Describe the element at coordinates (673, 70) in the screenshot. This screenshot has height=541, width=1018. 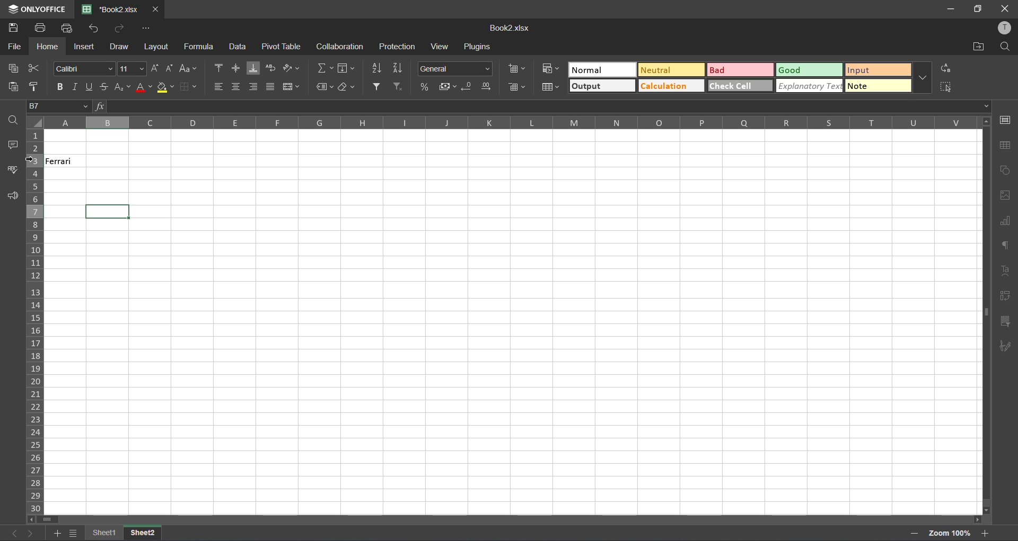
I see `neutral` at that location.